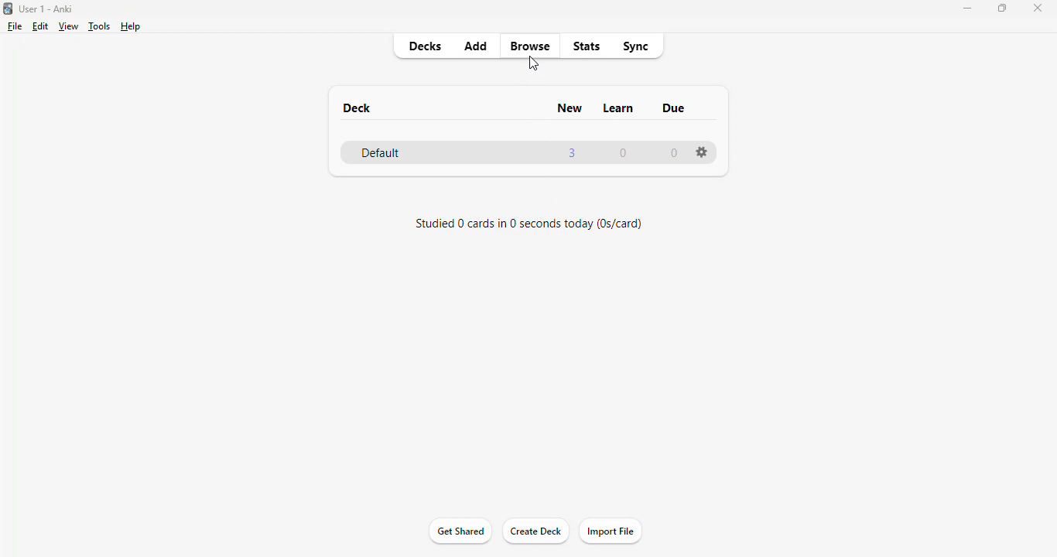 The width and height of the screenshot is (1057, 557). Describe the element at coordinates (476, 45) in the screenshot. I see `add` at that location.